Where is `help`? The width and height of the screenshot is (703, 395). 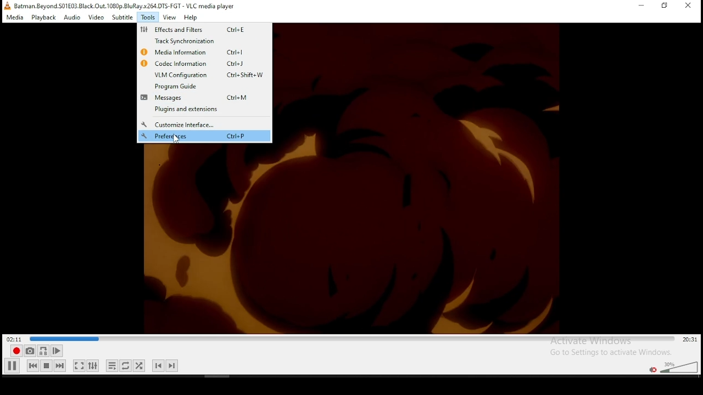 help is located at coordinates (191, 18).